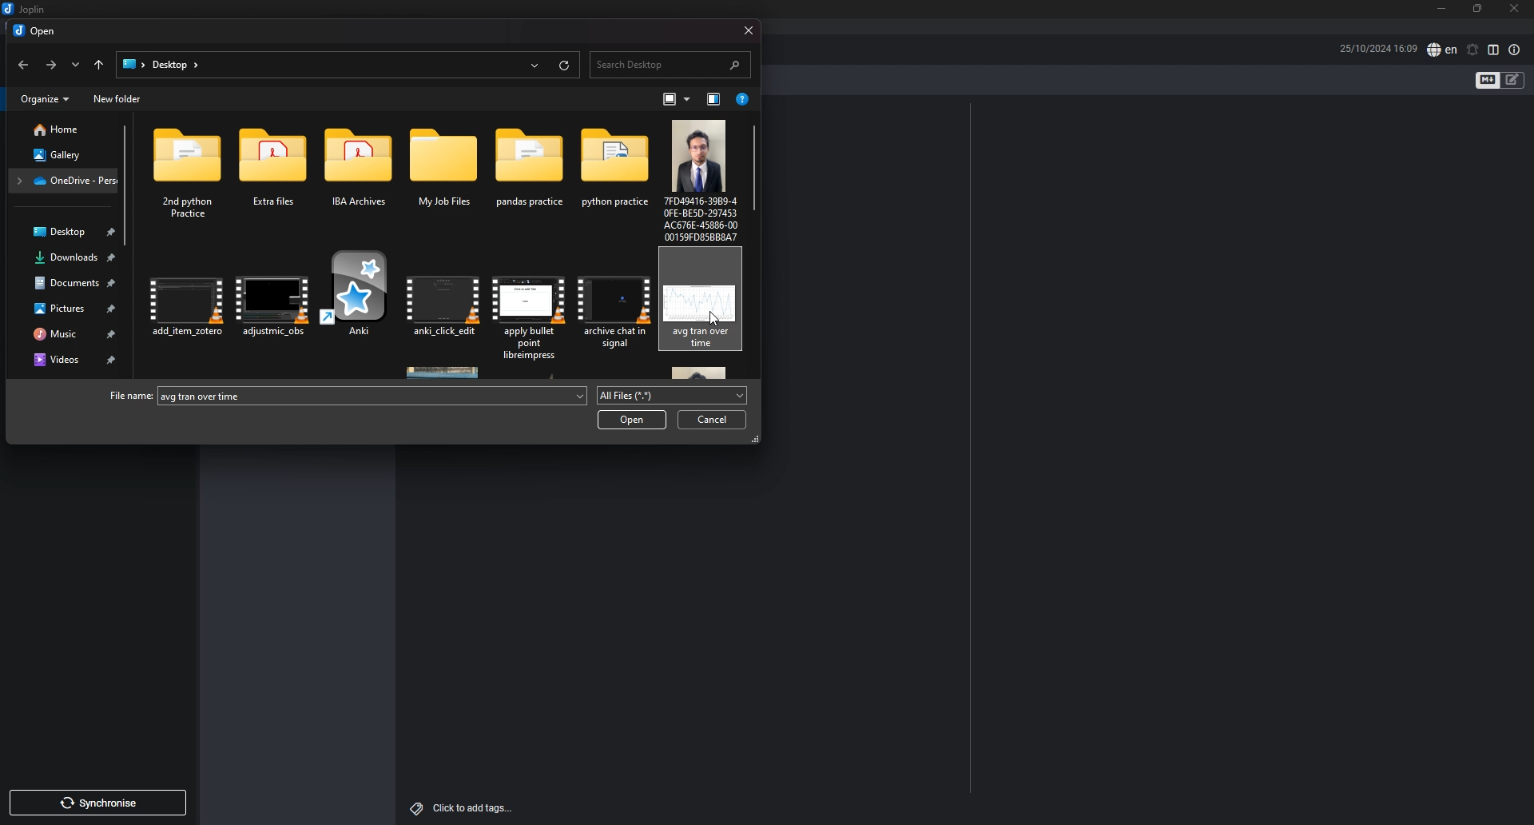 This screenshot has width=1534, height=825. I want to click on videos, so click(70, 358).